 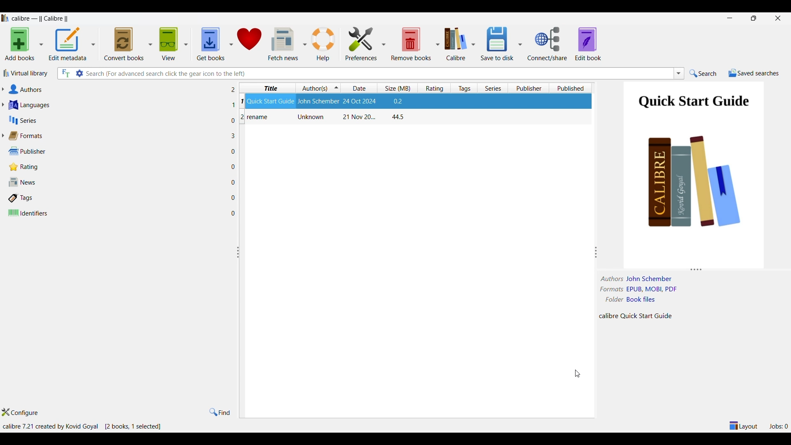 I want to click on Authors, so click(x=116, y=89).